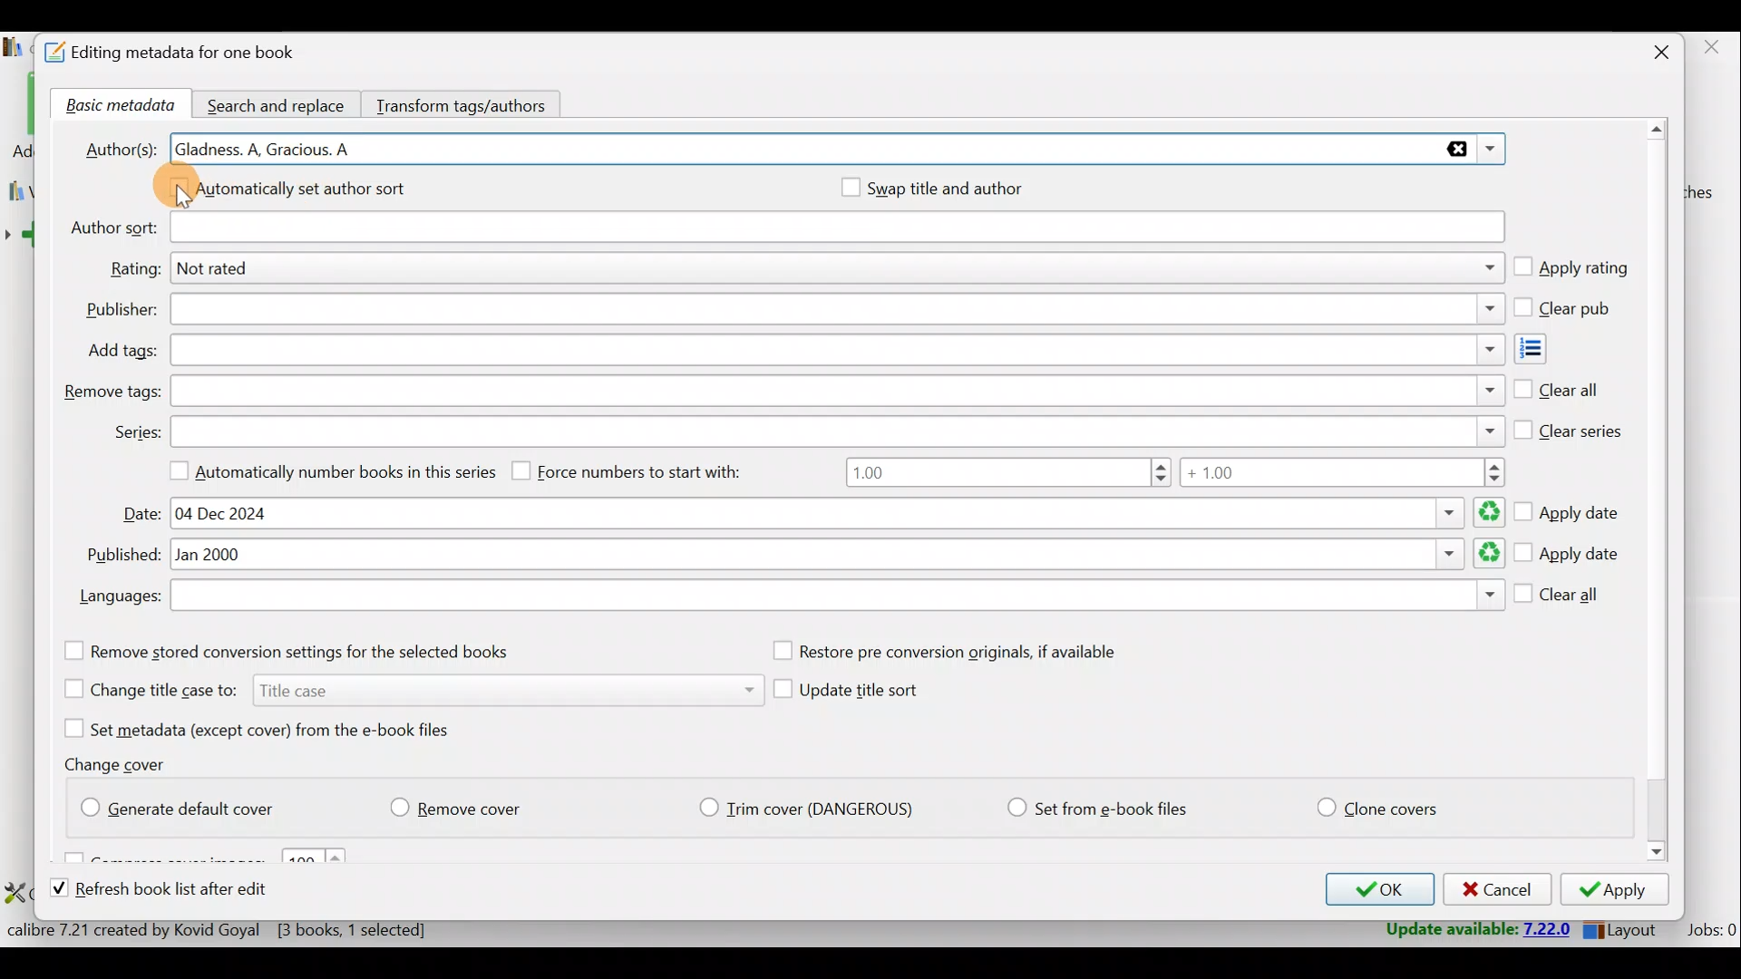 This screenshot has width=1741, height=979. What do you see at coordinates (1571, 507) in the screenshot?
I see `Apply date` at bounding box center [1571, 507].